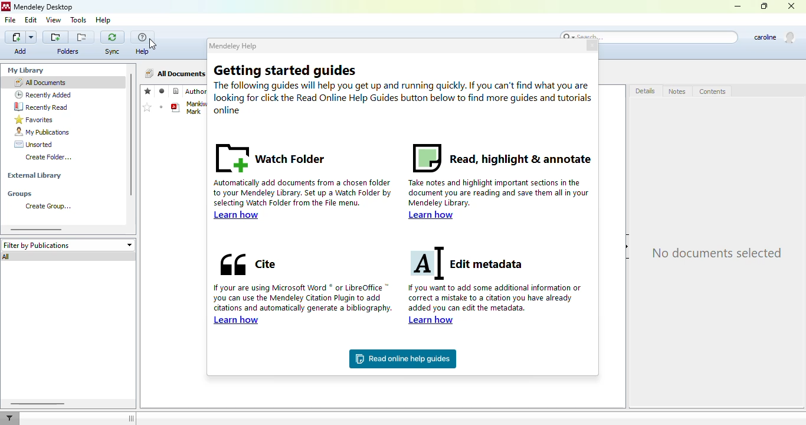  What do you see at coordinates (35, 175) in the screenshot?
I see `external library` at bounding box center [35, 175].